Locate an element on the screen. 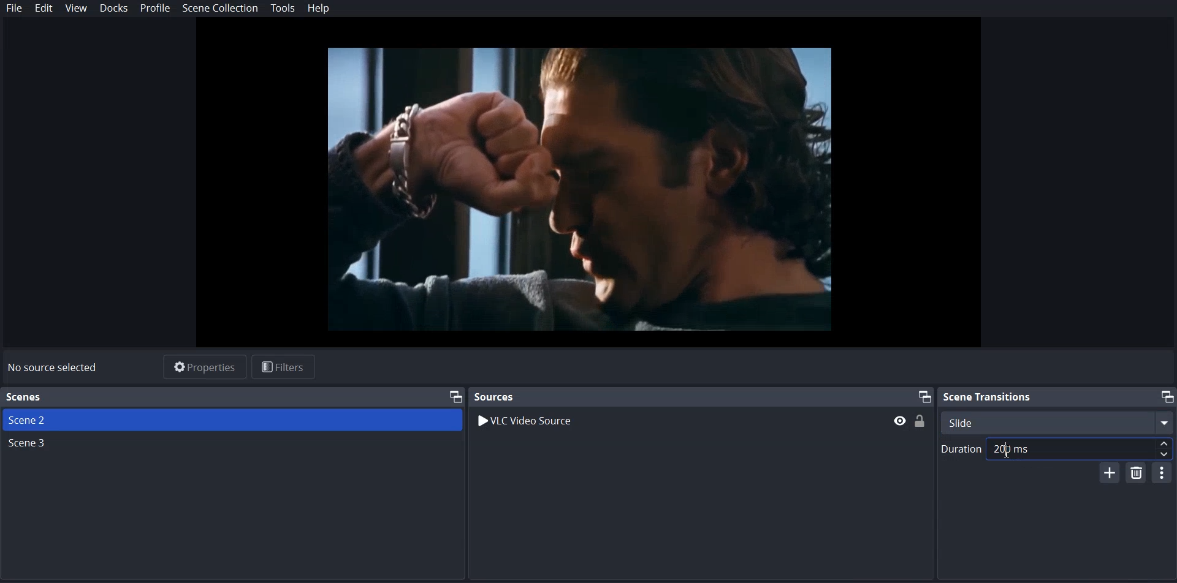  Tools is located at coordinates (283, 9).